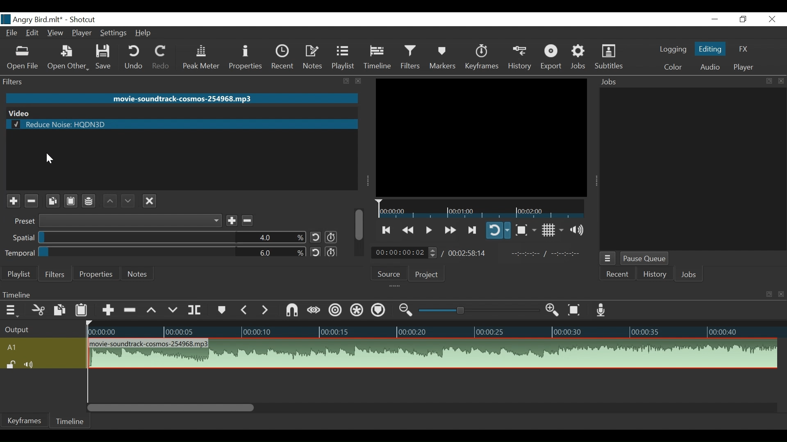  Describe the element at coordinates (108, 309) in the screenshot. I see `Append` at that location.